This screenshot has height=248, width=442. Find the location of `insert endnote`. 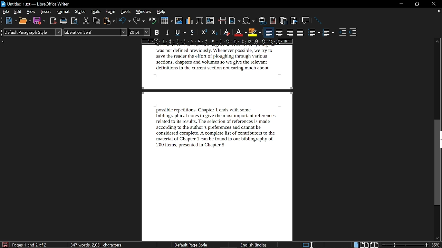

insert endnote is located at coordinates (284, 21).